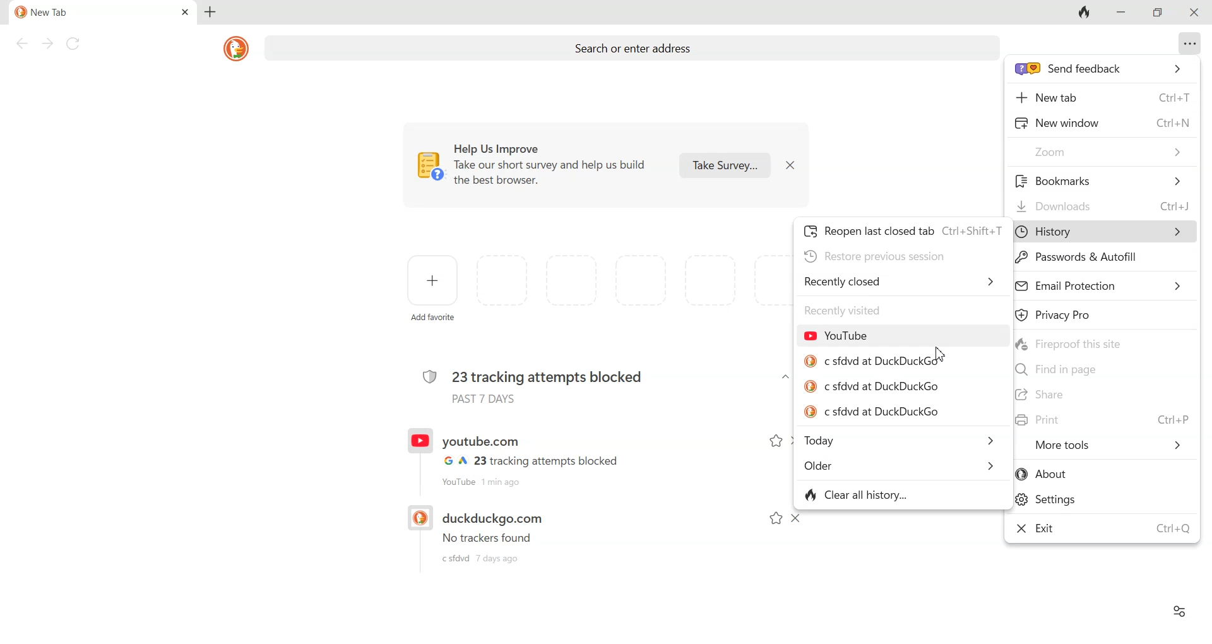  I want to click on Minimize, so click(1119, 13).